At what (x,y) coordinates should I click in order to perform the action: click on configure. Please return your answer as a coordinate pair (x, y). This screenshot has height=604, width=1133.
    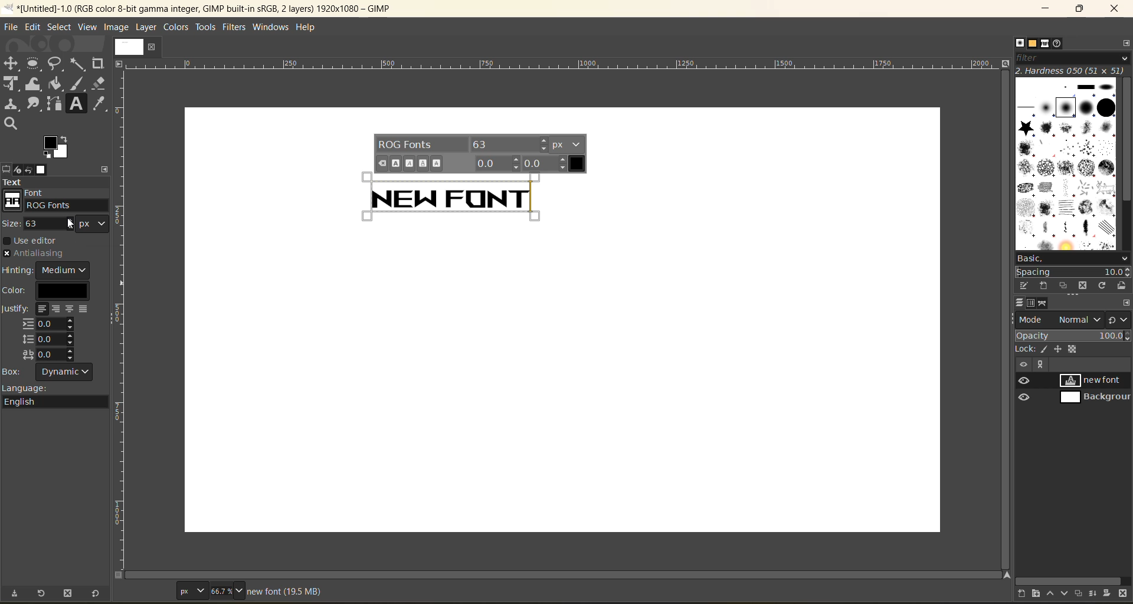
    Looking at the image, I should click on (1125, 42).